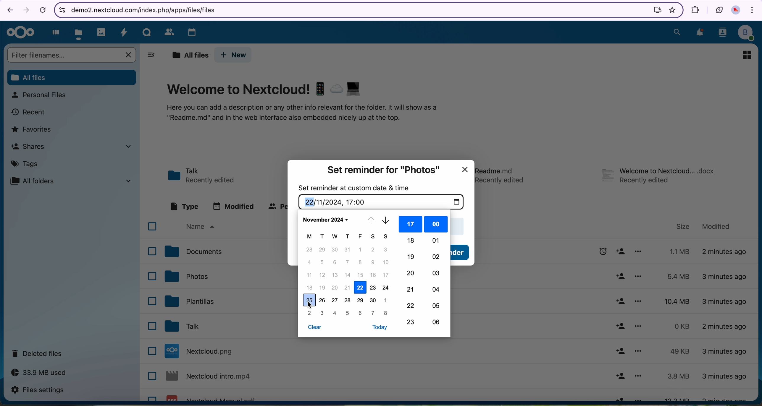 This screenshot has width=762, height=406. What do you see at coordinates (387, 313) in the screenshot?
I see `8` at bounding box center [387, 313].